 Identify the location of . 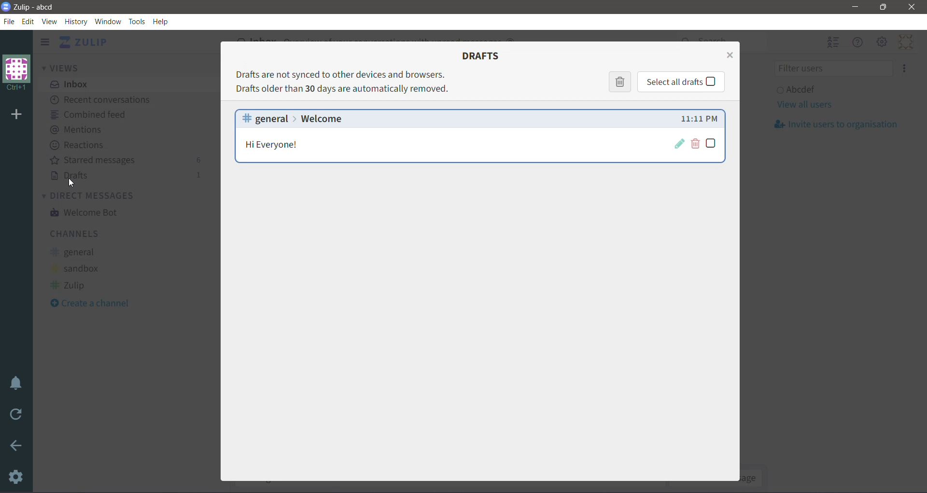
(731, 55).